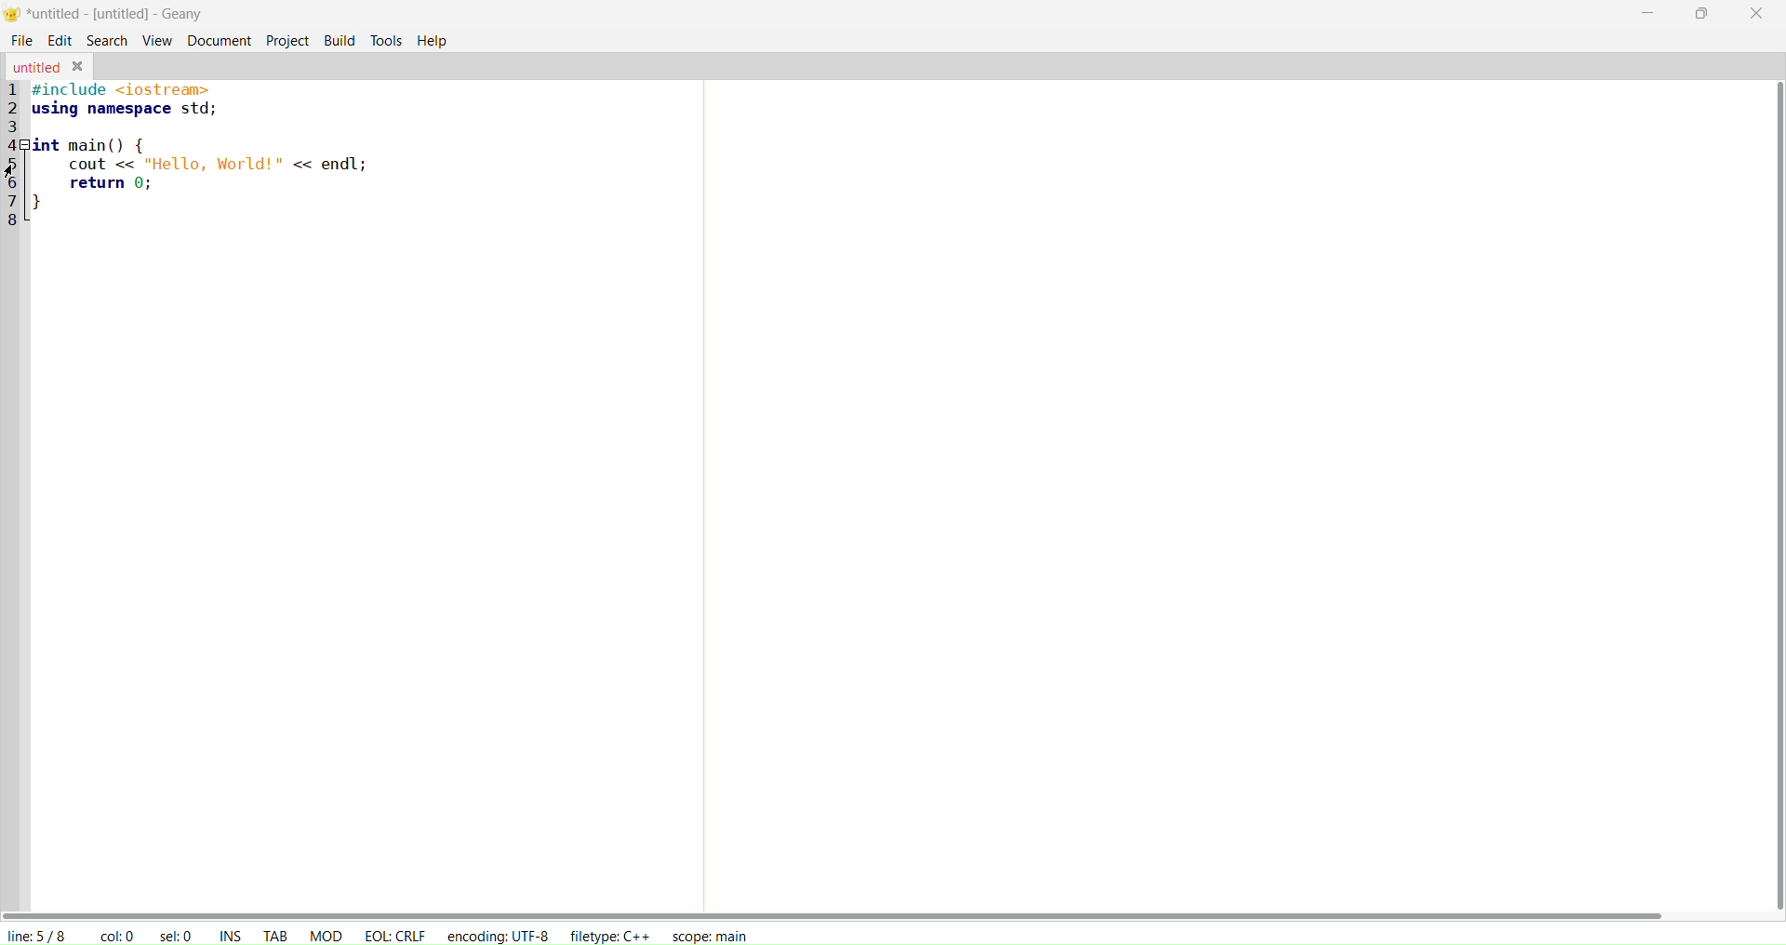 The width and height of the screenshot is (1786, 945). I want to click on mod, so click(327, 934).